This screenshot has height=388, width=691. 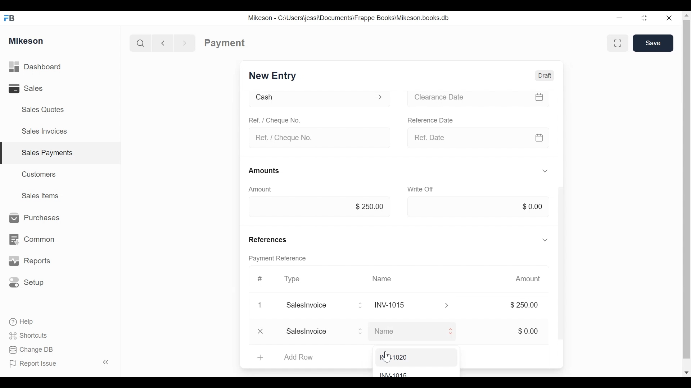 I want to click on Write off, so click(x=422, y=190).